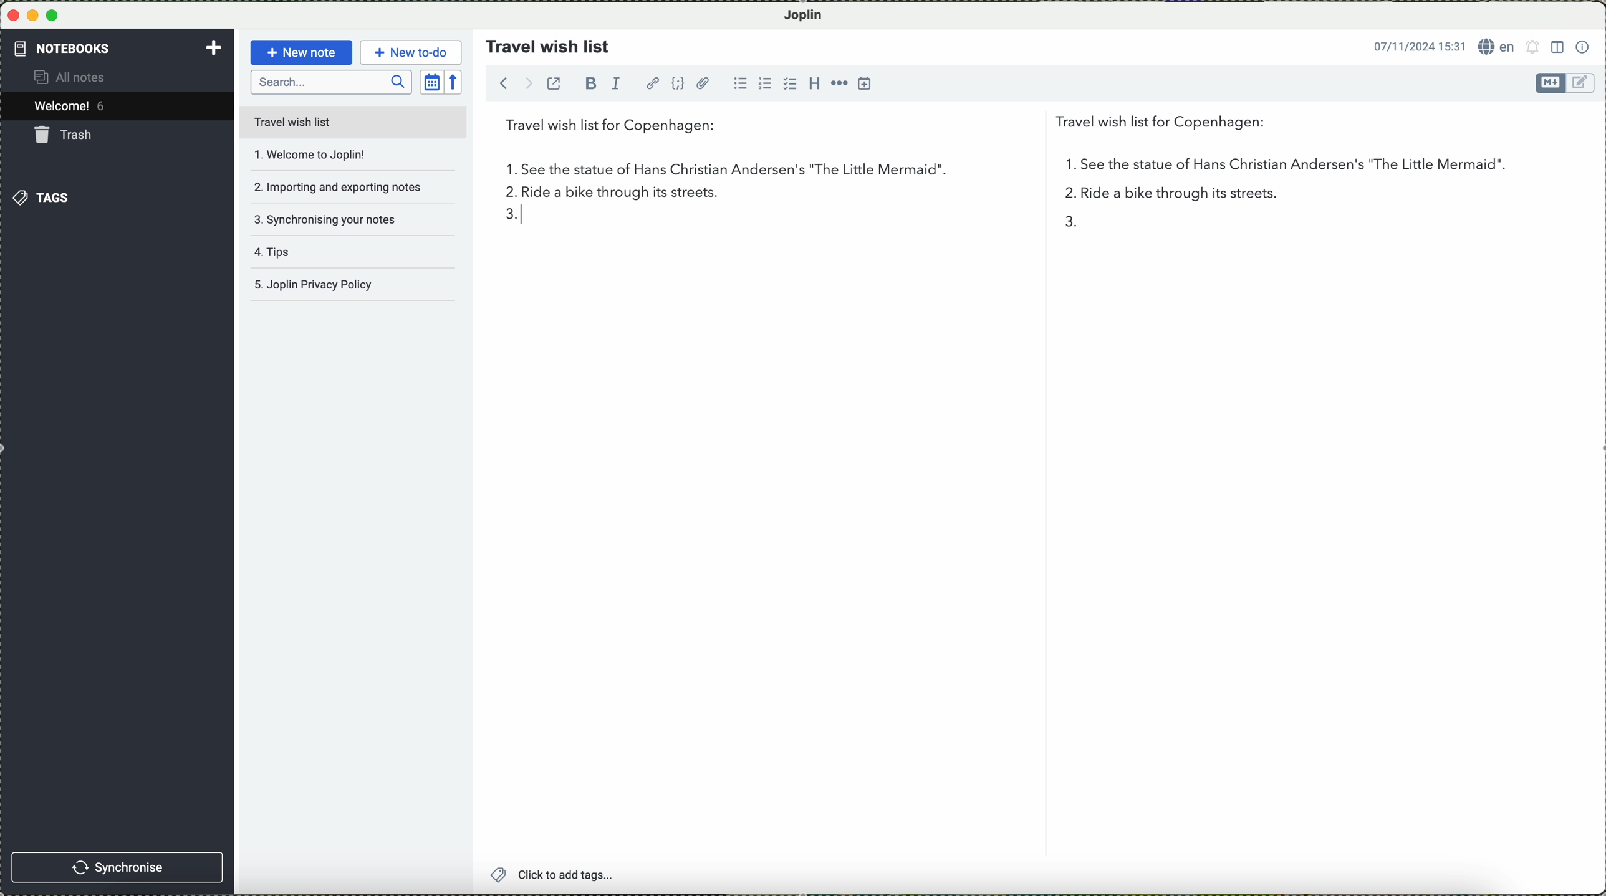 The image size is (1606, 896). Describe the element at coordinates (119, 867) in the screenshot. I see `synchronise button` at that location.